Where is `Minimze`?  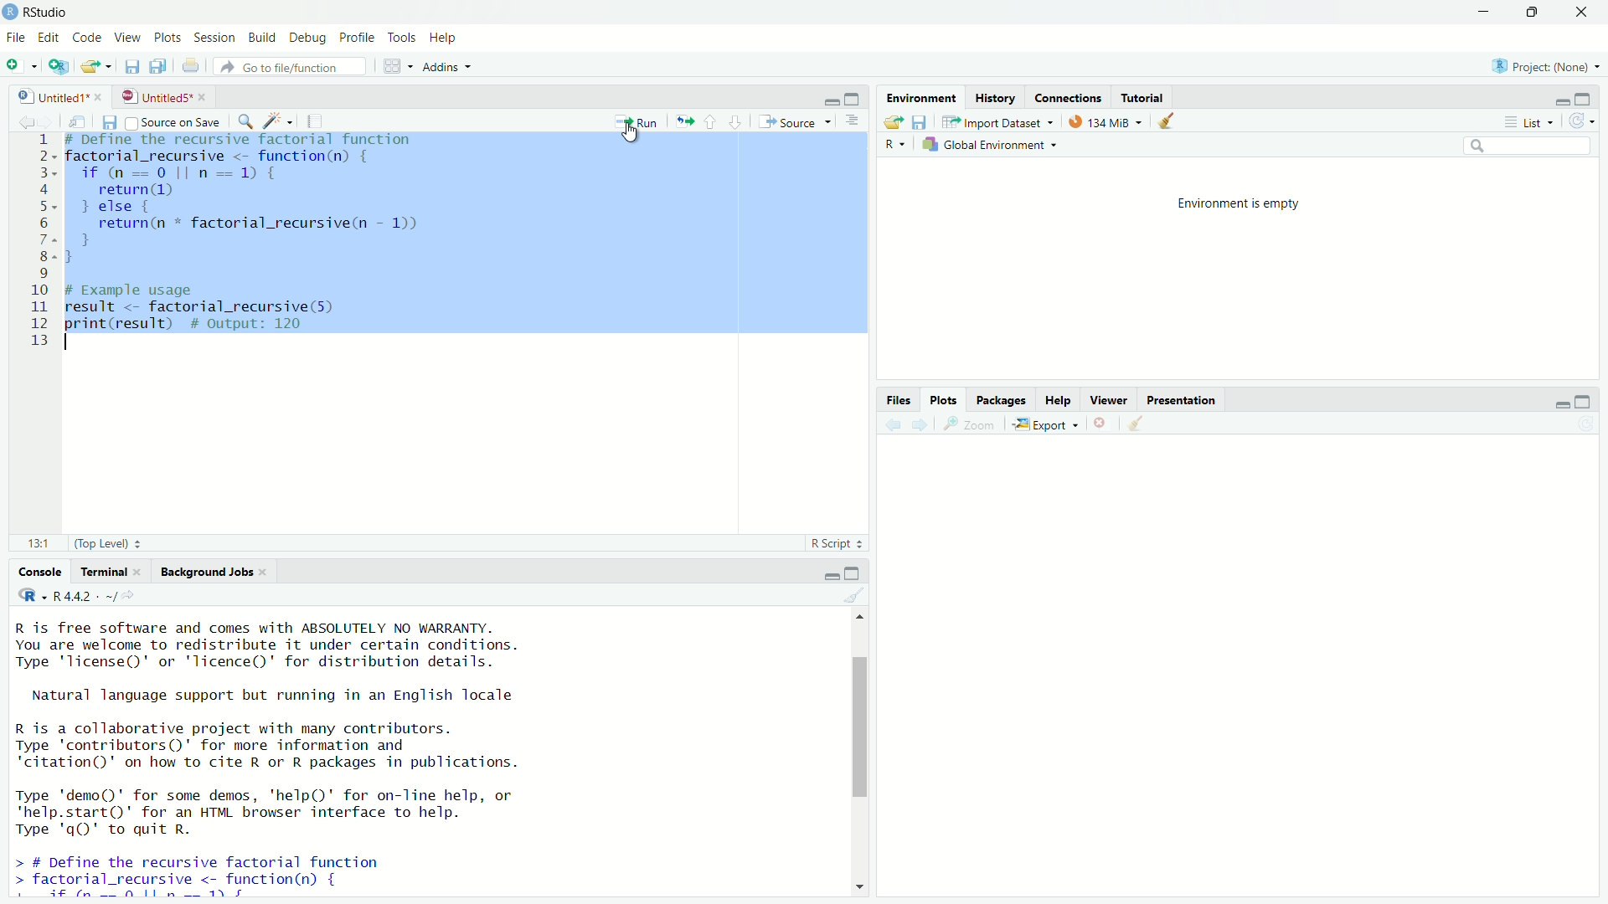
Minimze is located at coordinates (830, 100).